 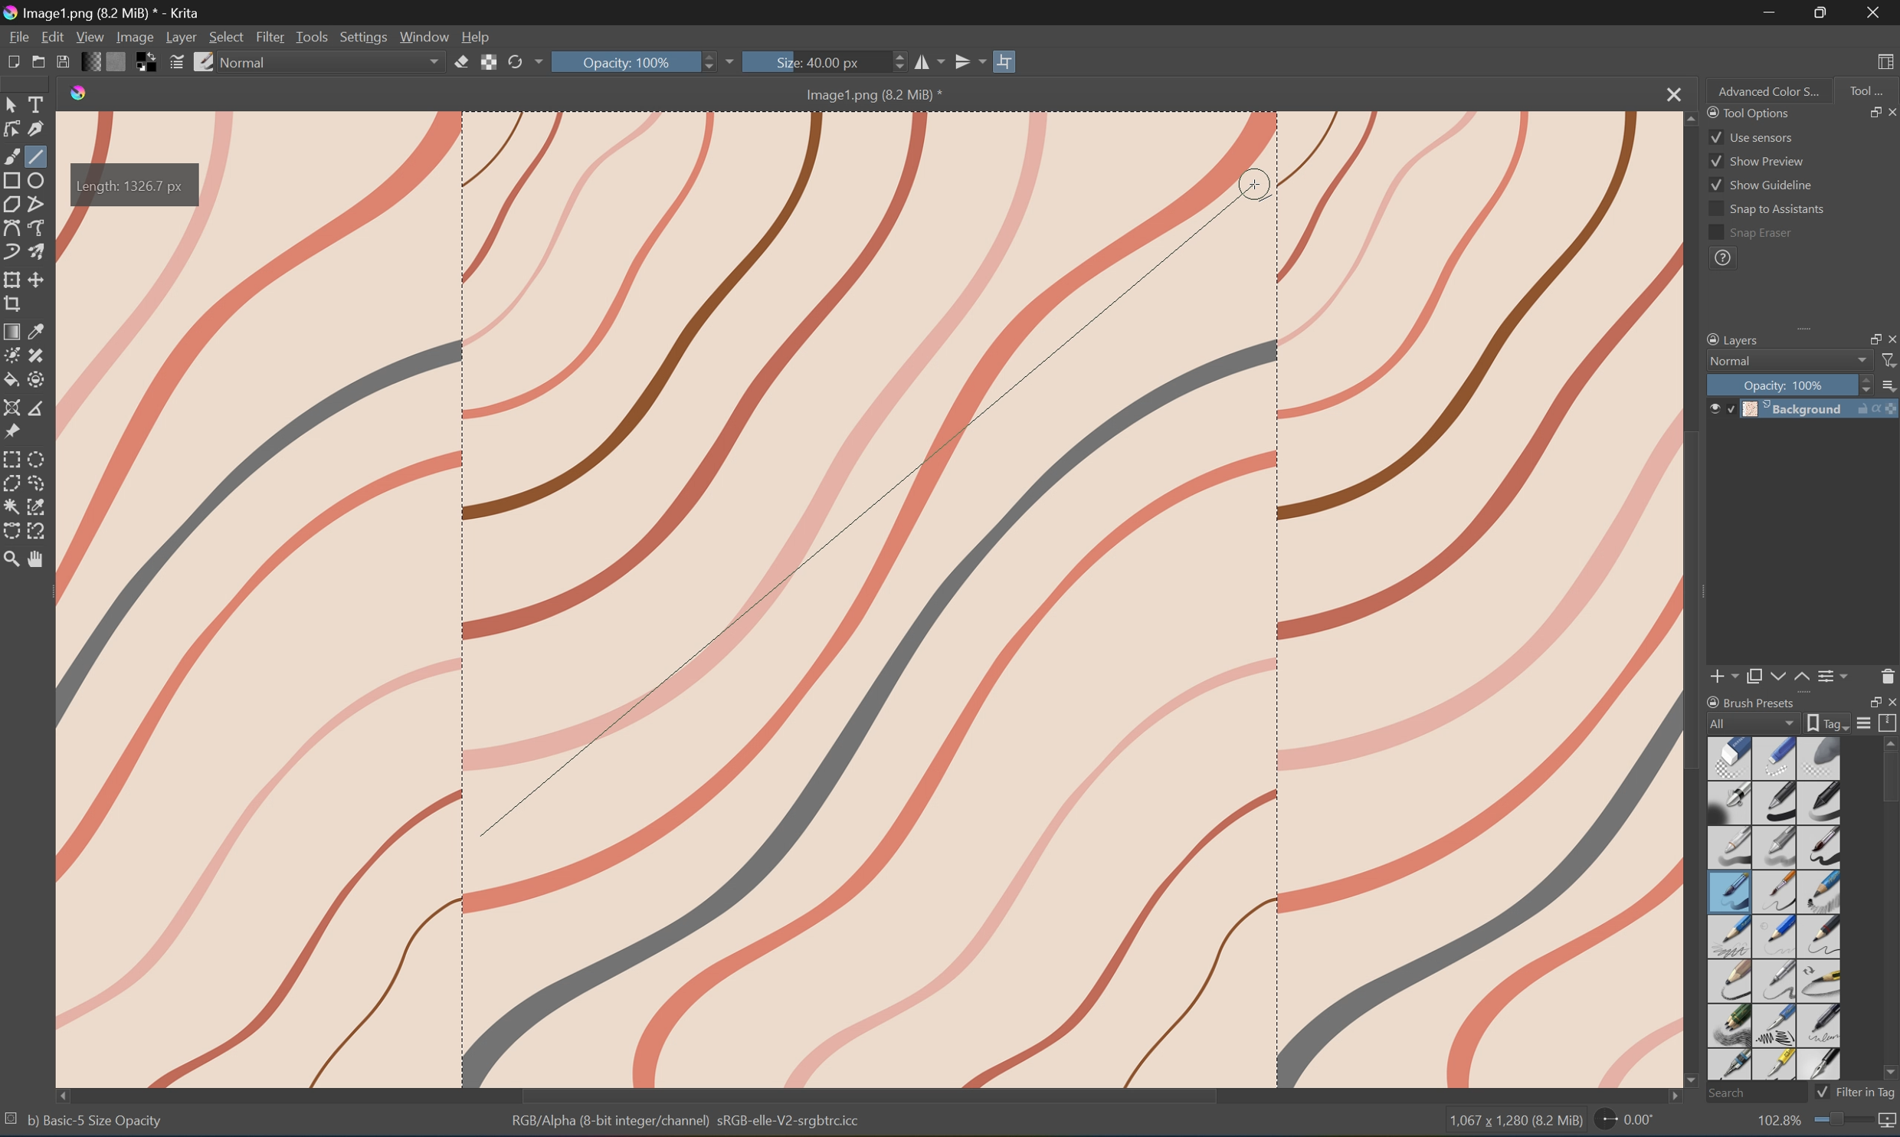 What do you see at coordinates (1722, 260) in the screenshot?
I see `?` at bounding box center [1722, 260].